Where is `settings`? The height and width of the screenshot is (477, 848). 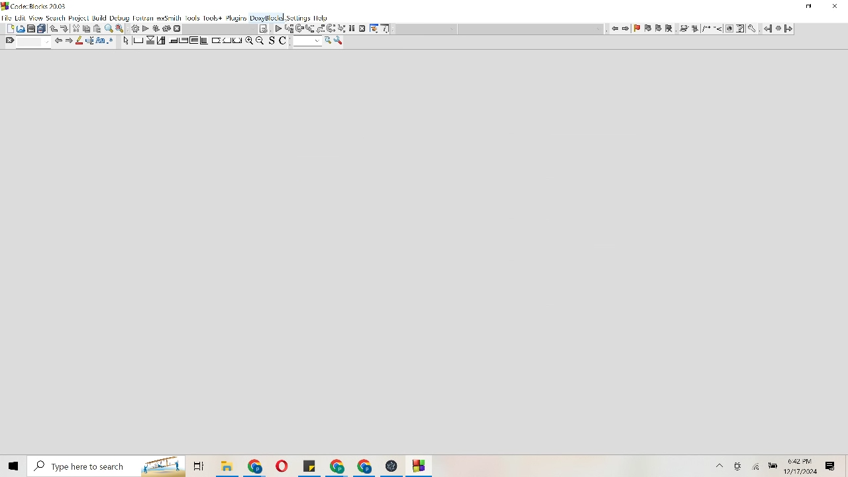 settings is located at coordinates (299, 19).